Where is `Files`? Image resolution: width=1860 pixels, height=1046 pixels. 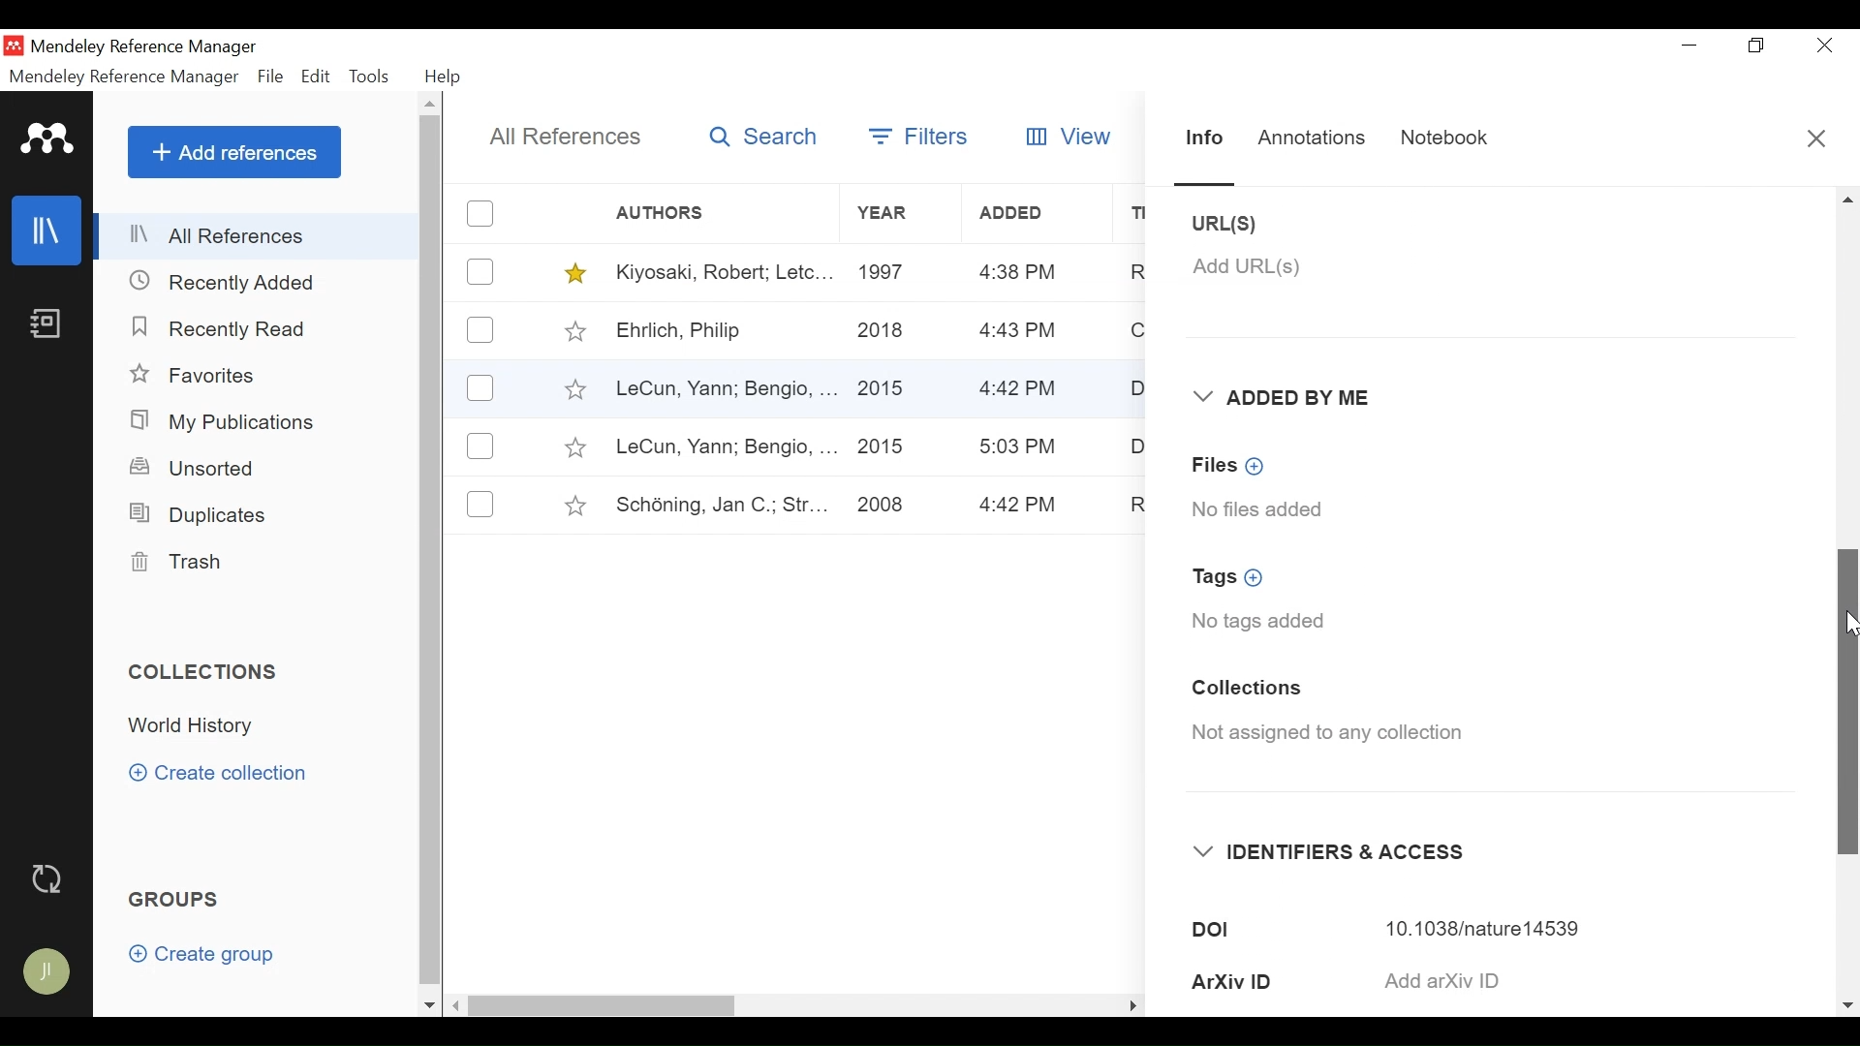 Files is located at coordinates (1232, 465).